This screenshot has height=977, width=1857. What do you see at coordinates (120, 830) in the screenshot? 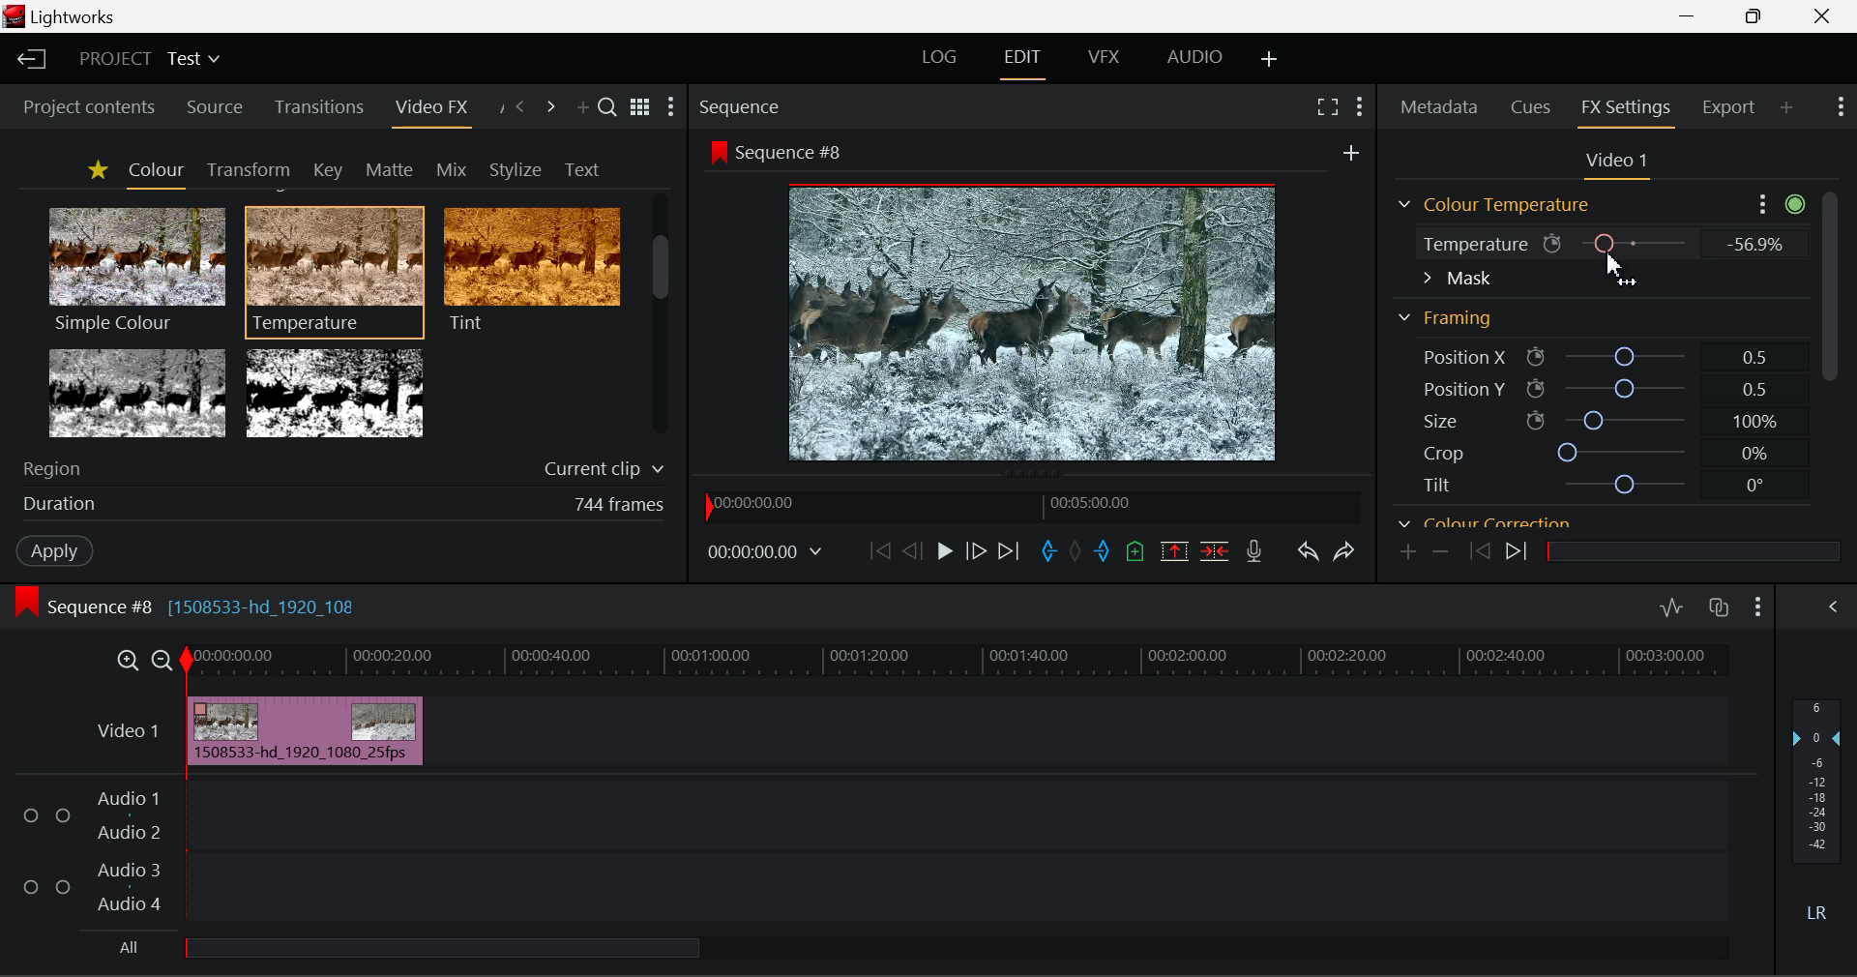
I see `Audio 2` at bounding box center [120, 830].